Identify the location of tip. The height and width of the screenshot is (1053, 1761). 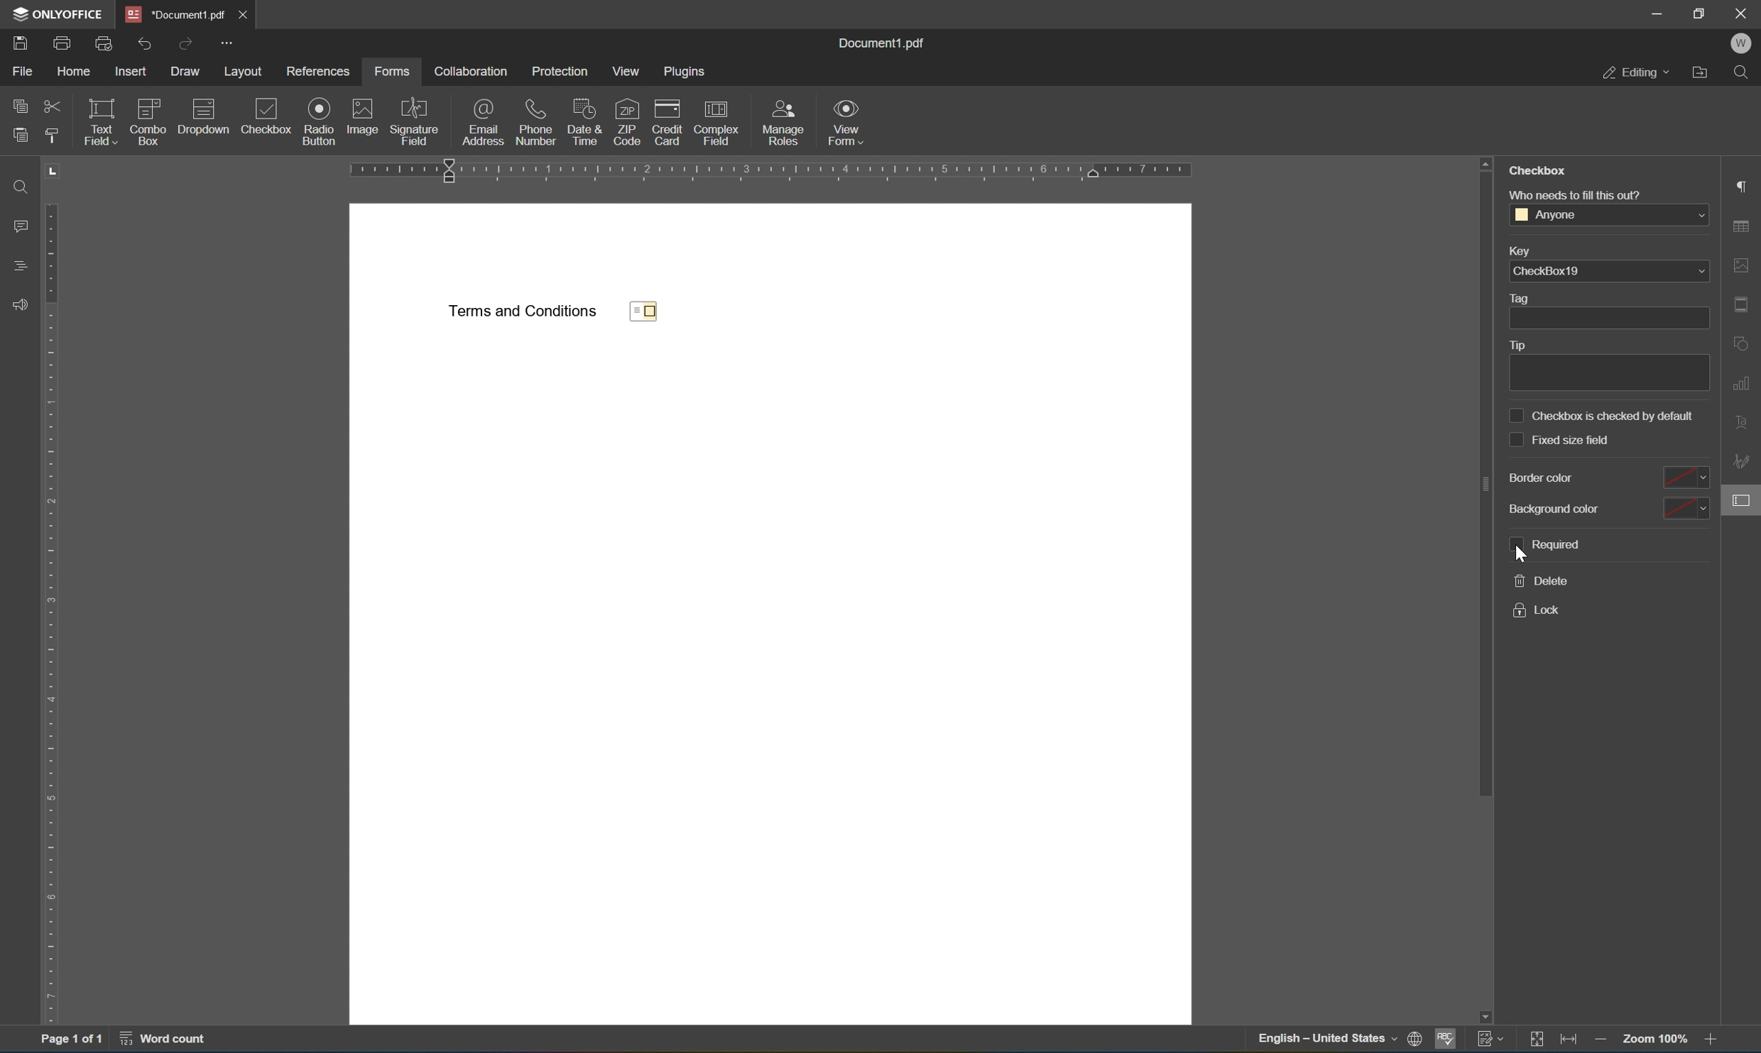
(1606, 364).